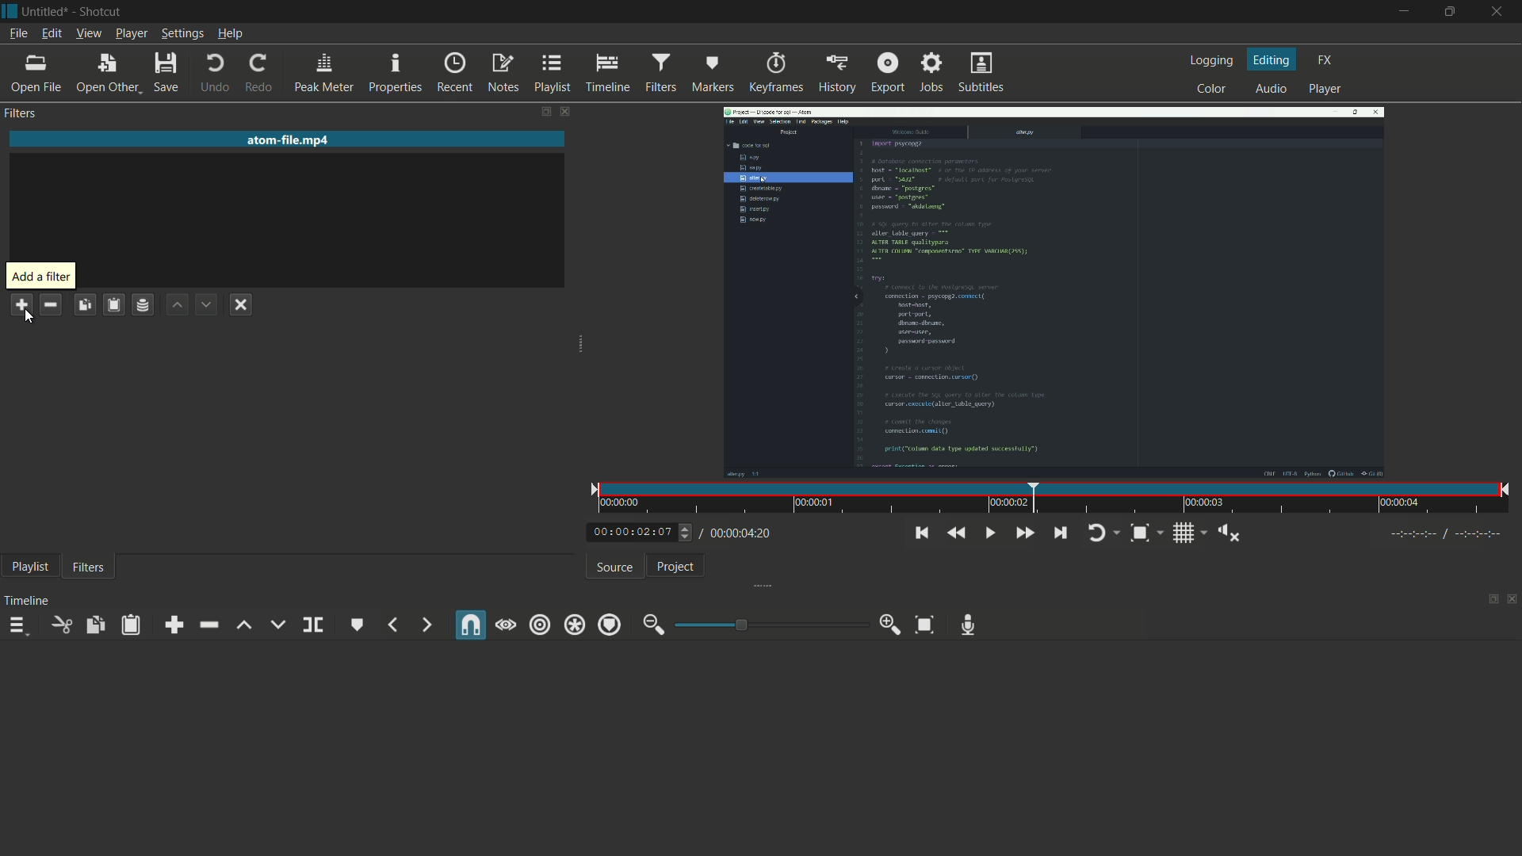 The height and width of the screenshot is (856, 1522). What do you see at coordinates (1323, 90) in the screenshot?
I see `player` at bounding box center [1323, 90].